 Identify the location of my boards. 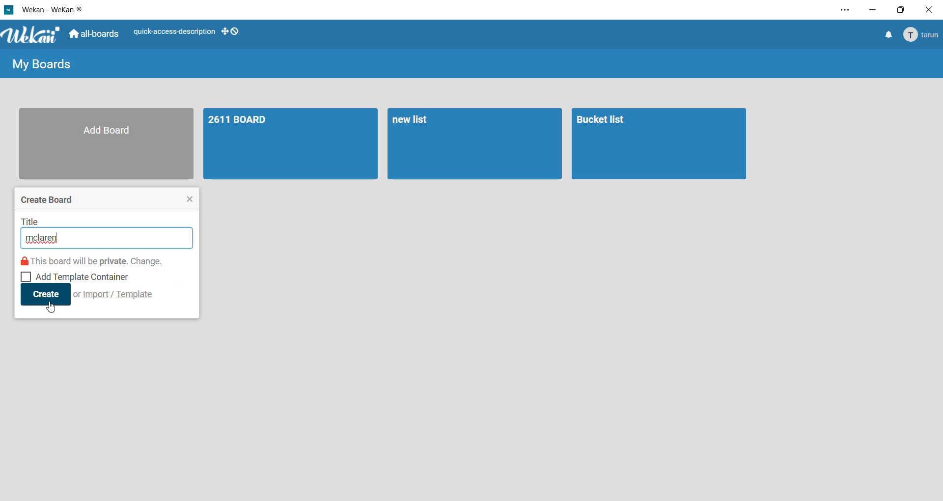
(42, 64).